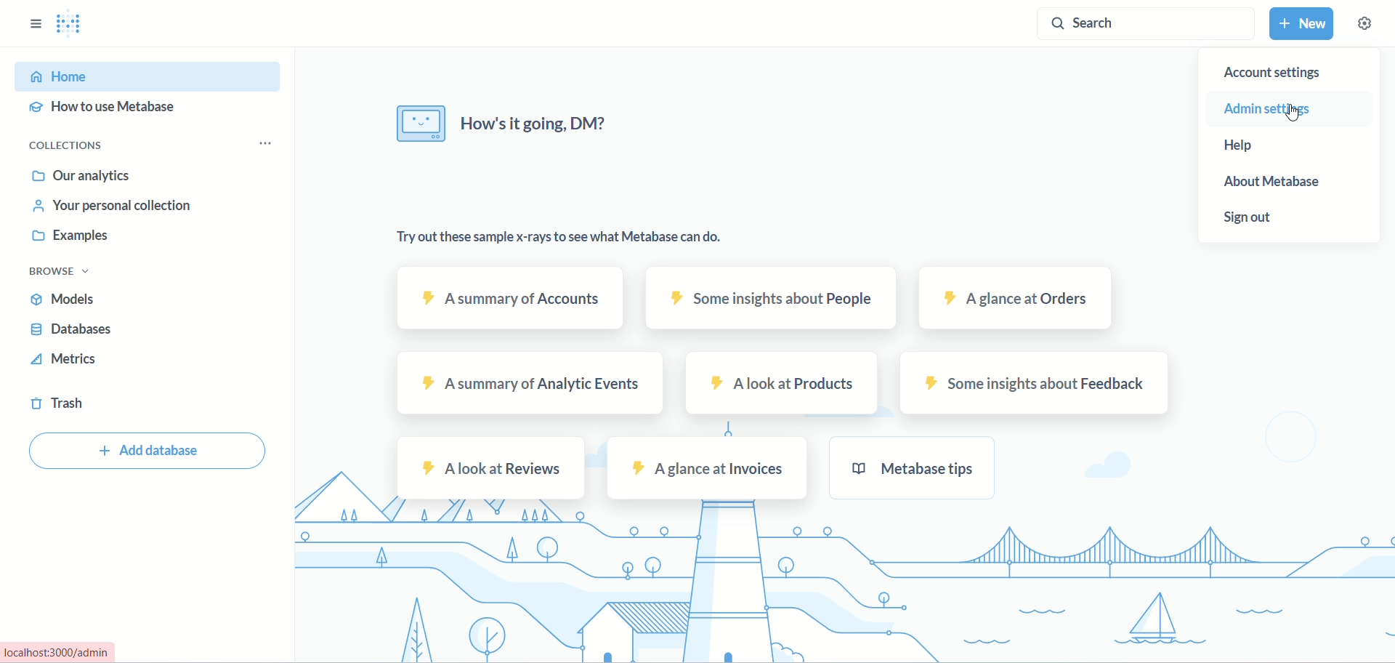 The image size is (1395, 663). I want to click on metrics, so click(63, 358).